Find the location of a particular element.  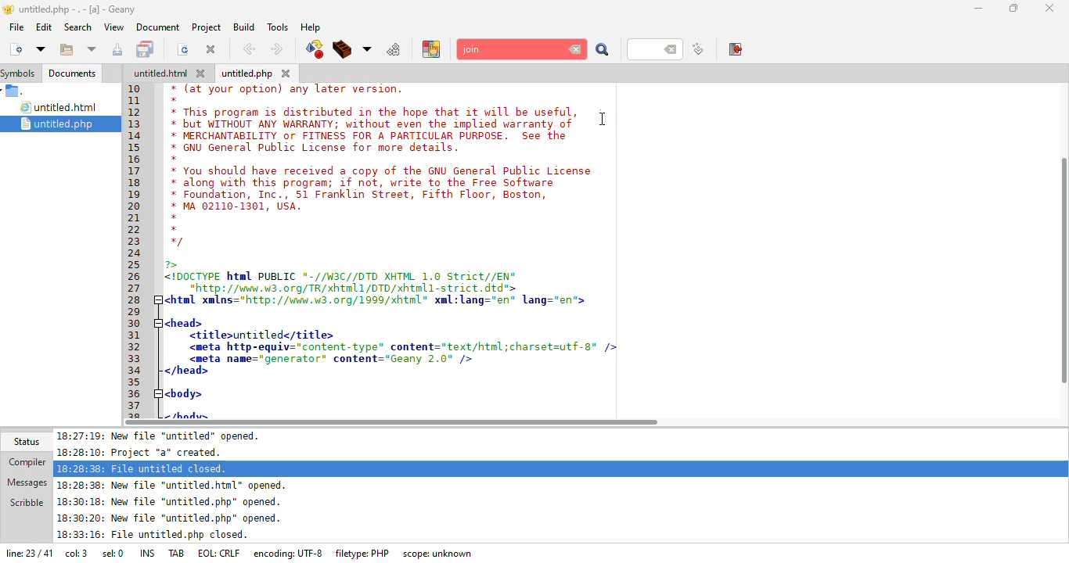

* GNU General Public License for more details. is located at coordinates (316, 149).